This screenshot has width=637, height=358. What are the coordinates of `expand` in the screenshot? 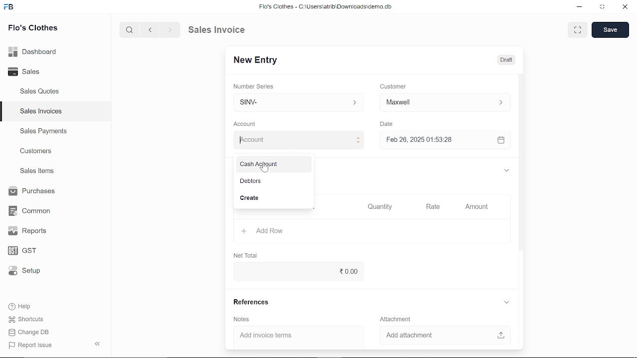 It's located at (506, 170).